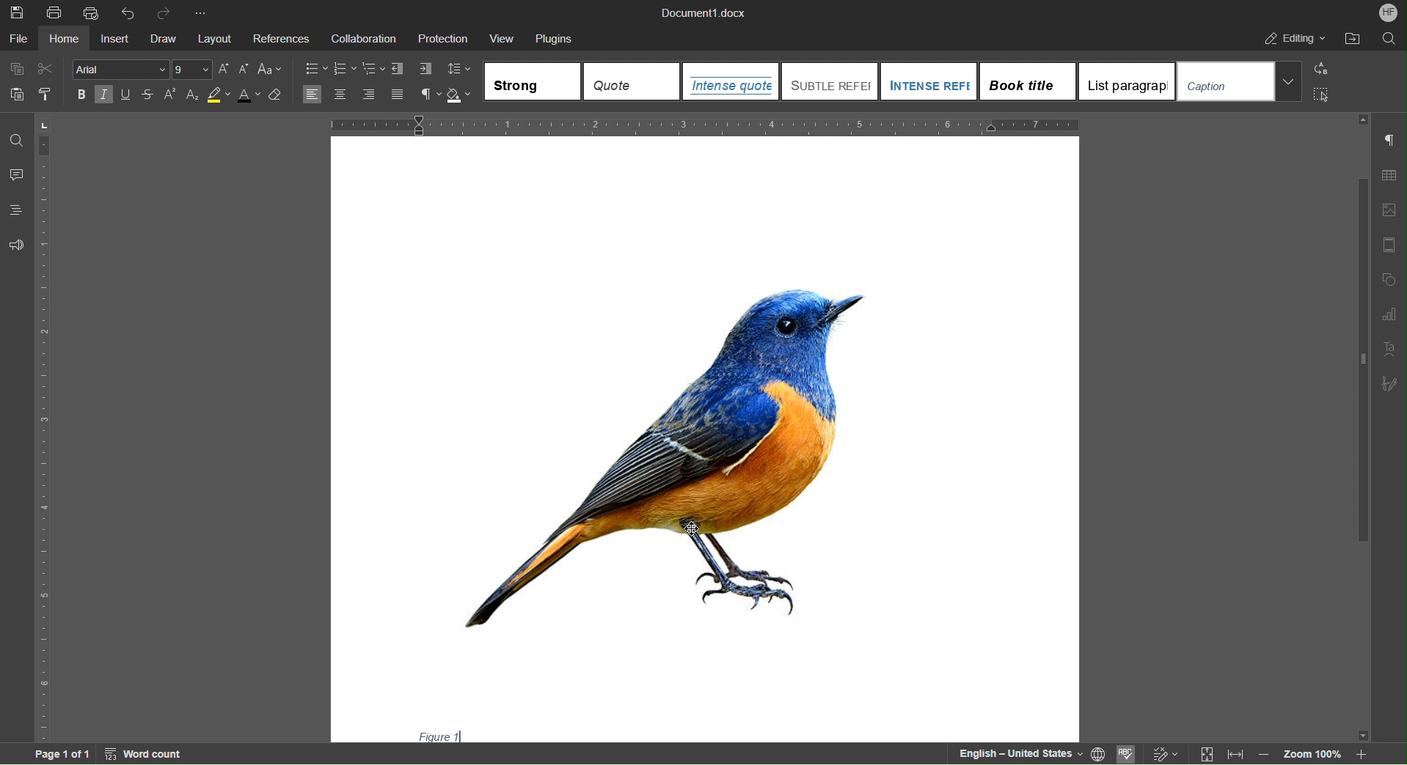 The width and height of the screenshot is (1407, 765). I want to click on Word Count, so click(147, 754).